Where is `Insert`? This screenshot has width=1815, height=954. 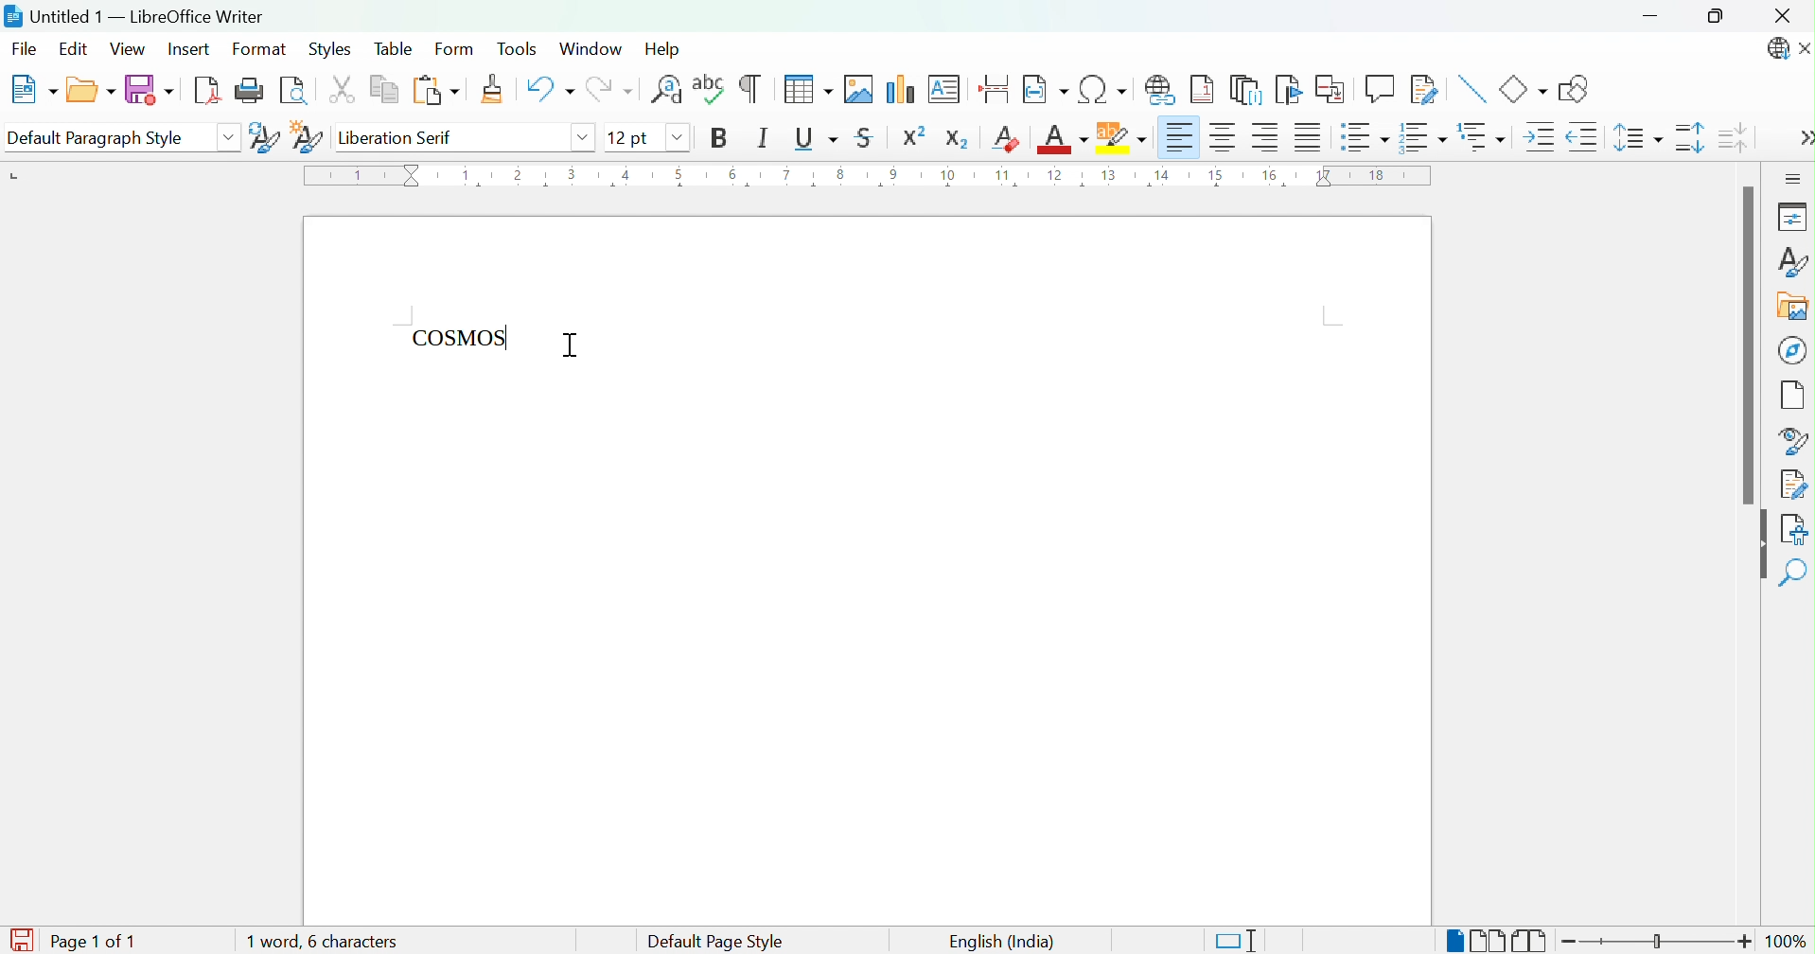 Insert is located at coordinates (192, 52).